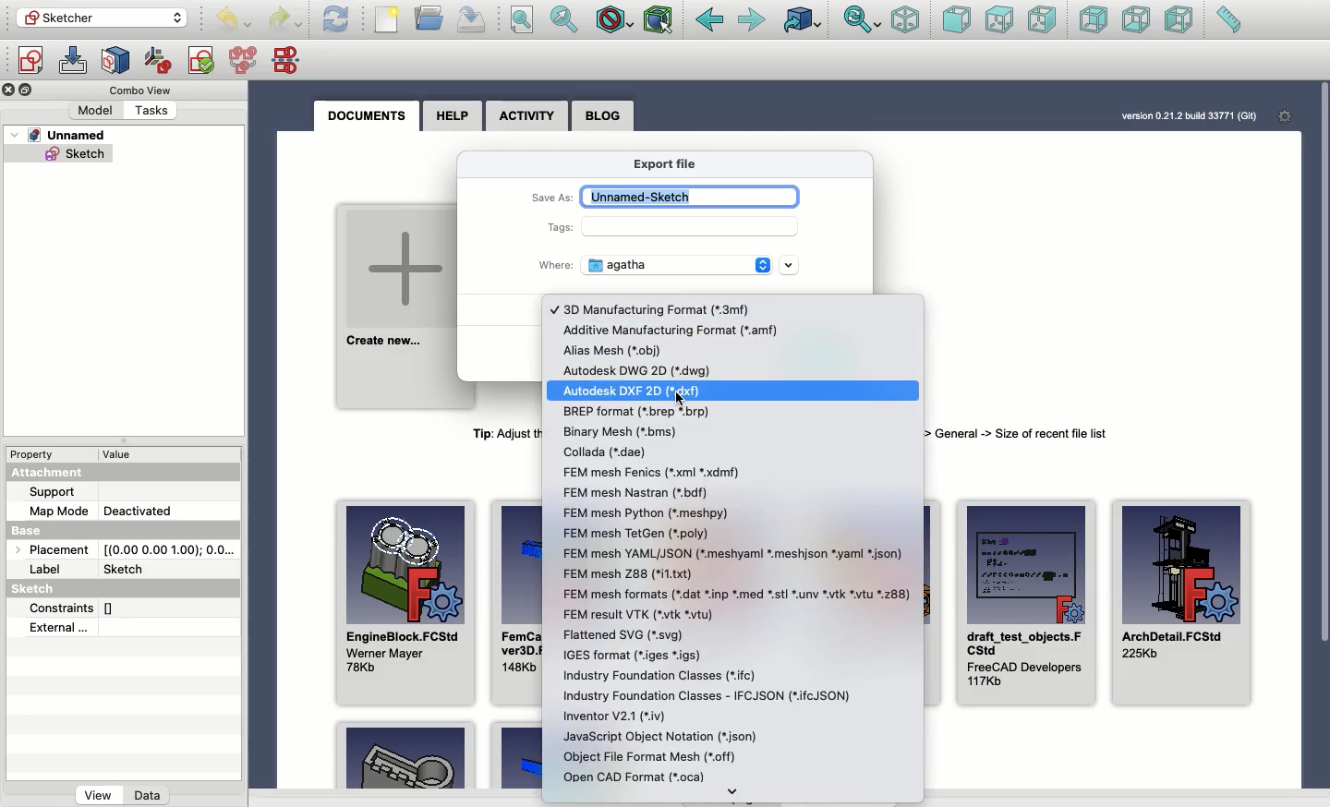  What do you see at coordinates (660, 737) in the screenshot?
I see `json` at bounding box center [660, 737].